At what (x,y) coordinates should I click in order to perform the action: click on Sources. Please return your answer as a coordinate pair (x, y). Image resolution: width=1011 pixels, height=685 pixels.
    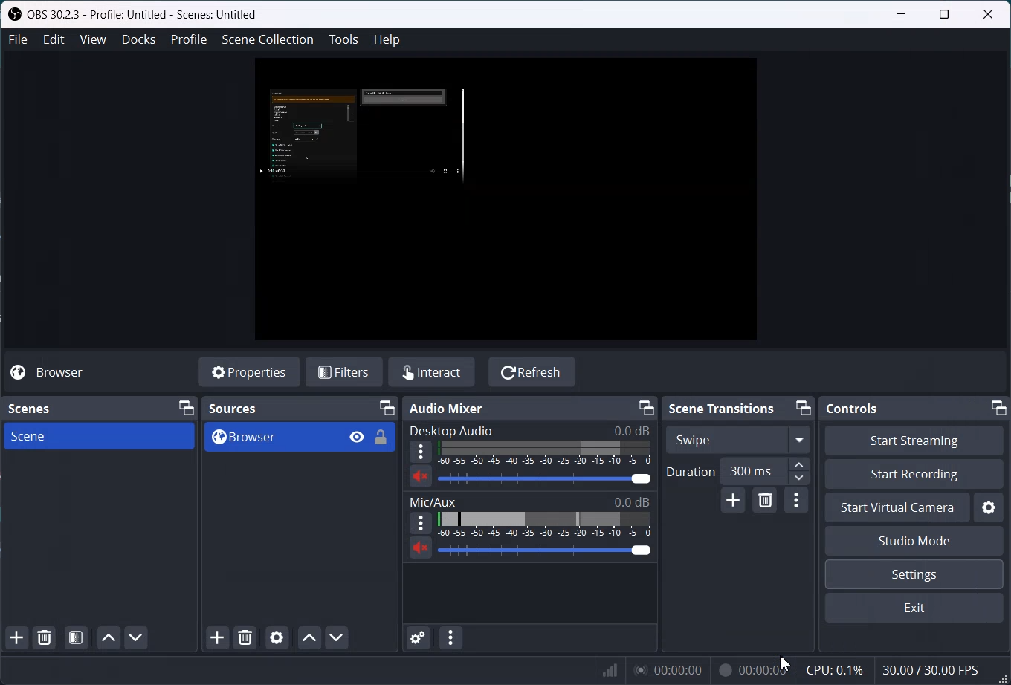
    Looking at the image, I should click on (232, 409).